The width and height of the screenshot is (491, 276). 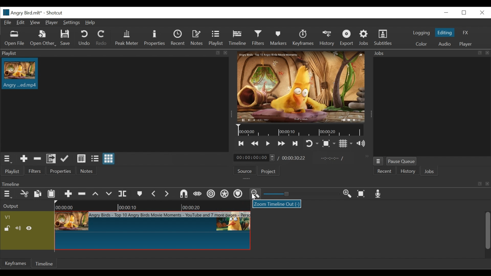 I want to click on Jobs Panel, so click(x=432, y=106).